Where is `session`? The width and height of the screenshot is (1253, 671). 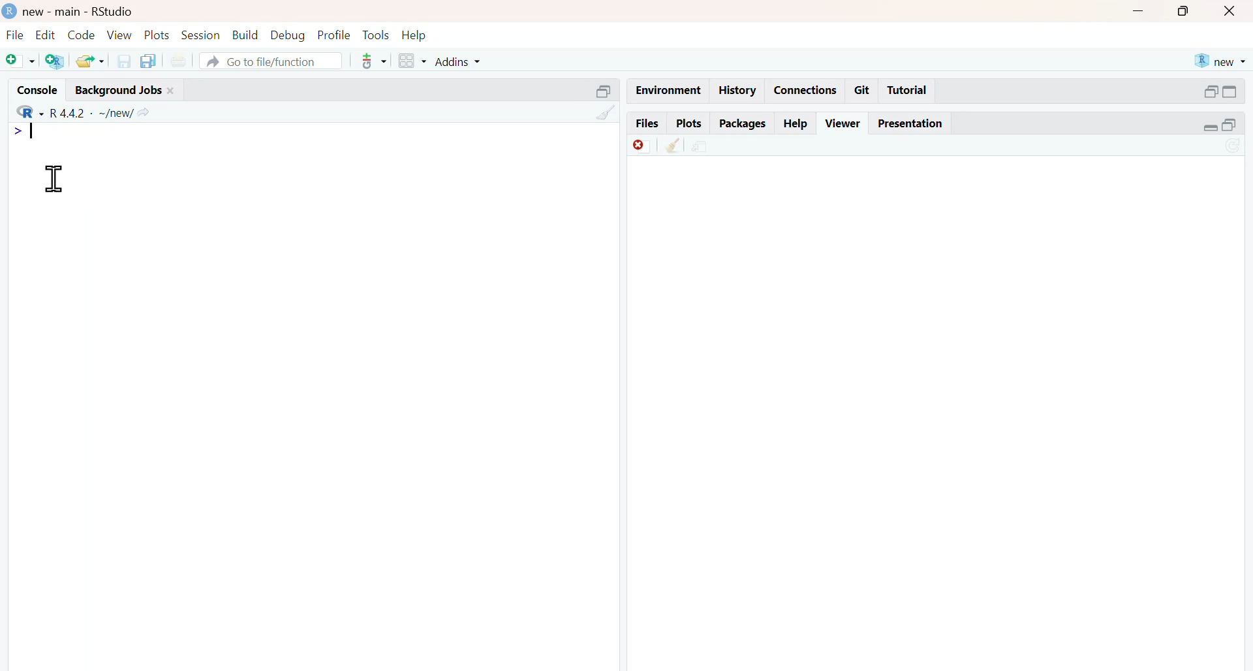
session is located at coordinates (200, 35).